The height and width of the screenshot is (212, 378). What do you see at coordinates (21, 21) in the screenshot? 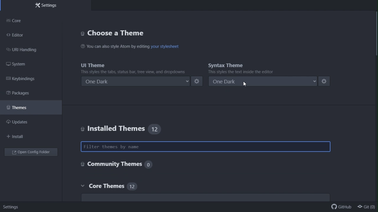
I see `Core` at bounding box center [21, 21].